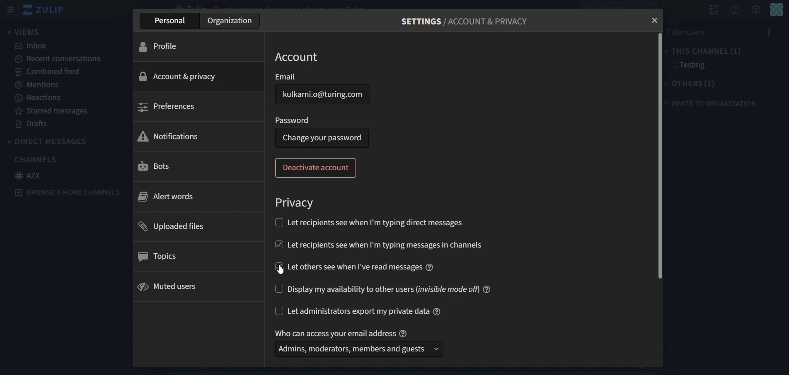  What do you see at coordinates (158, 167) in the screenshot?
I see `bots` at bounding box center [158, 167].